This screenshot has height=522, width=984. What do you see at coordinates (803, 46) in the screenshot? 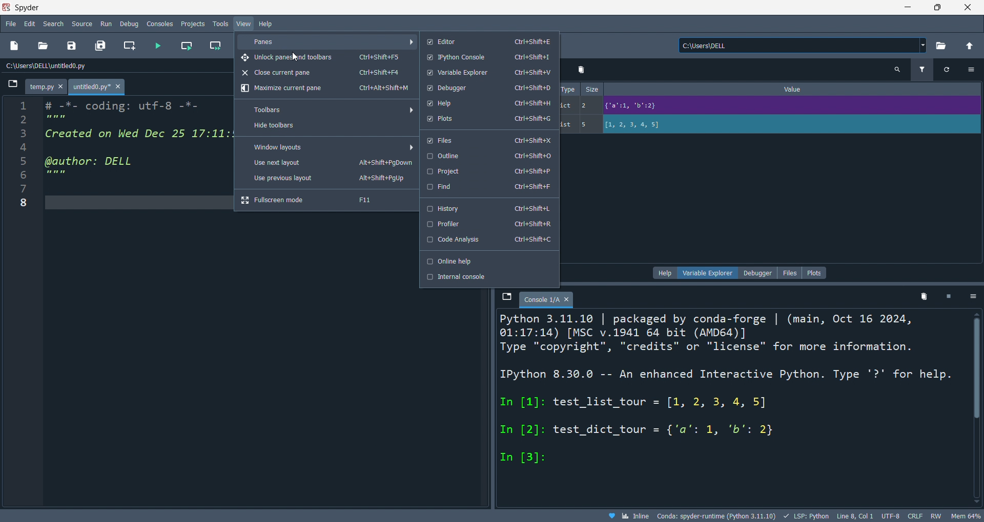
I see `current directory` at bounding box center [803, 46].